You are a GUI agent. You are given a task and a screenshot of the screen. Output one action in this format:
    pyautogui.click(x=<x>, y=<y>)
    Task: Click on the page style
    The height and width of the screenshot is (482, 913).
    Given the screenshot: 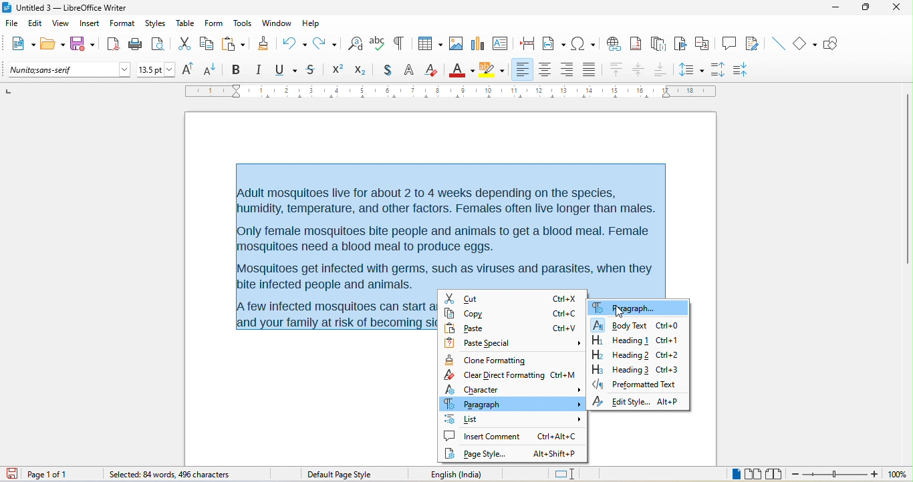 What is the action you would take?
    pyautogui.click(x=480, y=454)
    